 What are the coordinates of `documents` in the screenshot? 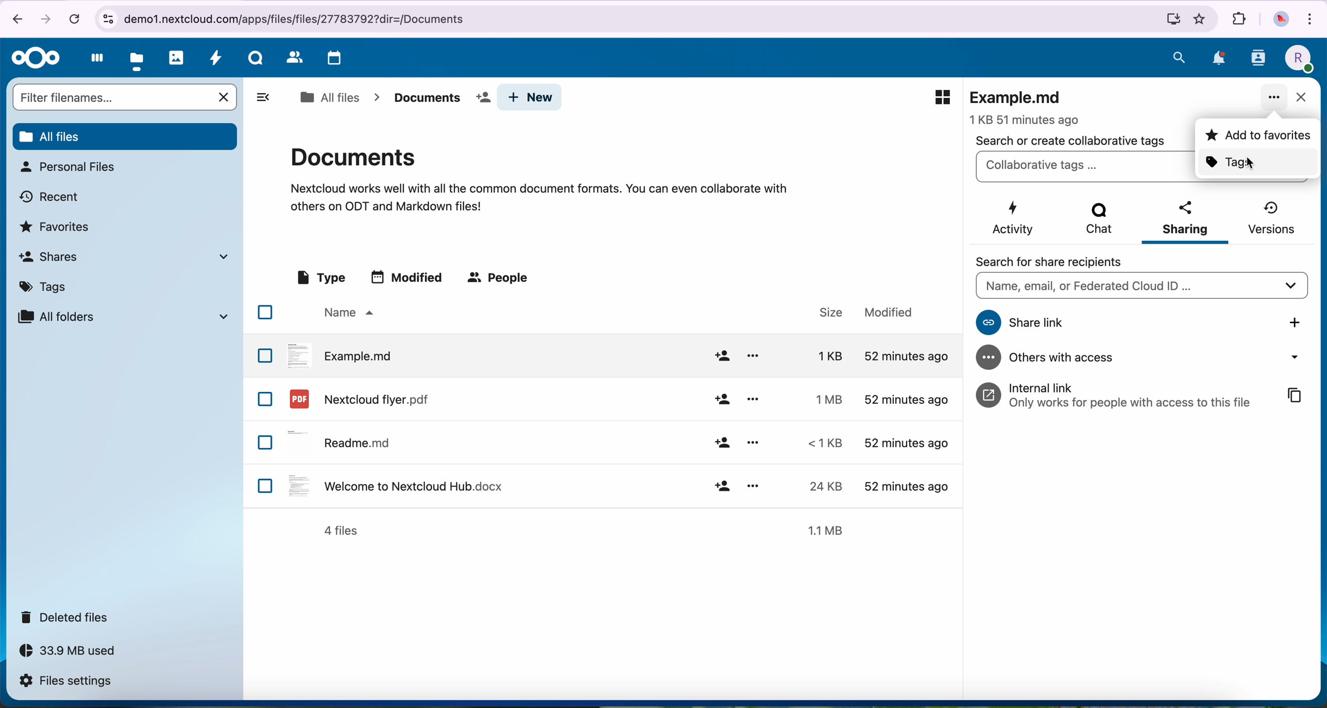 It's located at (539, 178).